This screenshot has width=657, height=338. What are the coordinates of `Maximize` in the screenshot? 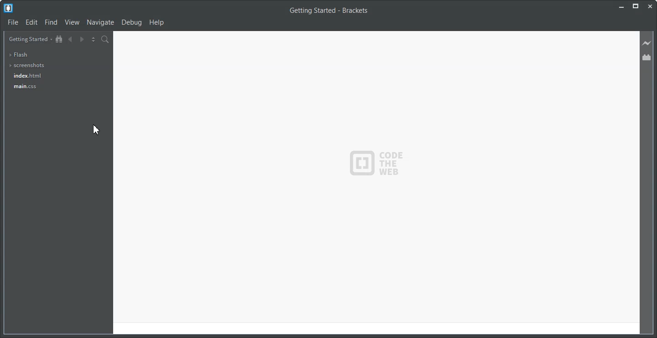 It's located at (636, 6).